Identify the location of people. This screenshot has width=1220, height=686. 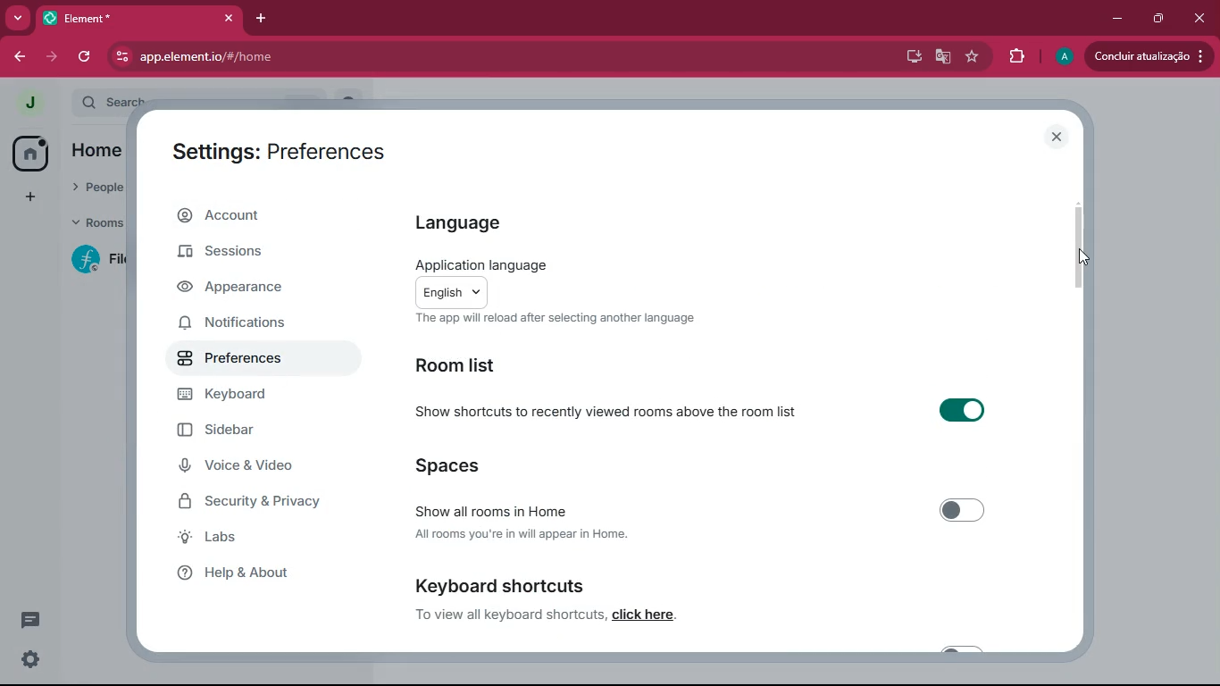
(96, 188).